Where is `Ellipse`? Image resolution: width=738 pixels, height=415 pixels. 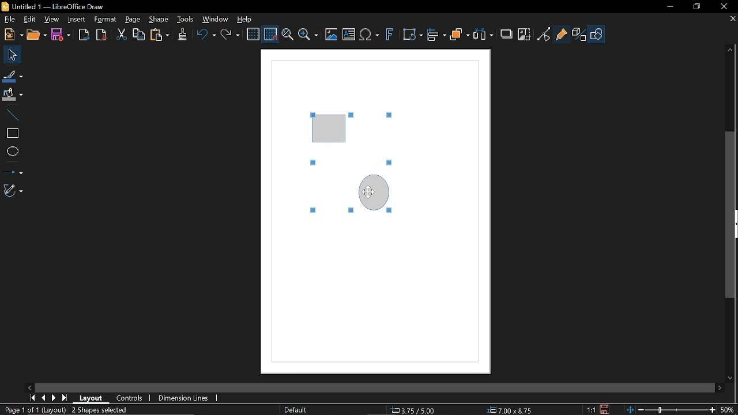
Ellipse is located at coordinates (11, 151).